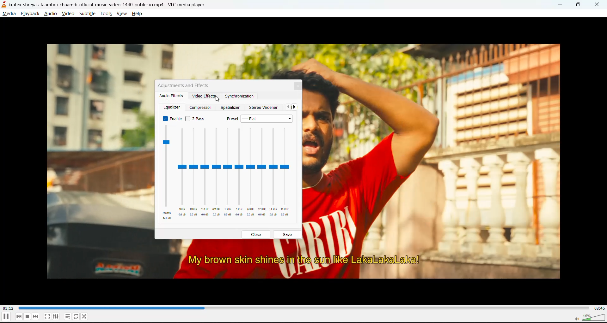 The height and width of the screenshot is (323, 607). Describe the element at coordinates (205, 172) in the screenshot. I see `` at that location.